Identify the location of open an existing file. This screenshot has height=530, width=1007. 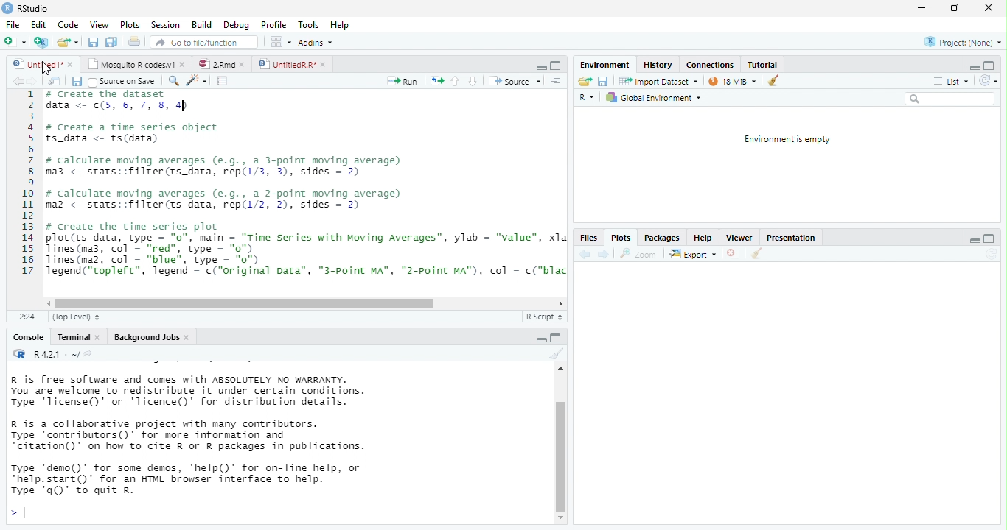
(68, 43).